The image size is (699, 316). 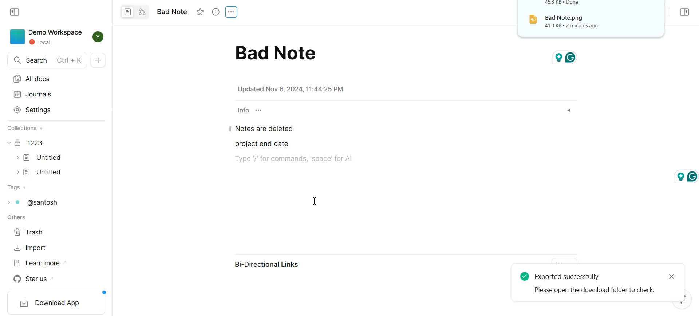 I want to click on All docs, so click(x=47, y=79).